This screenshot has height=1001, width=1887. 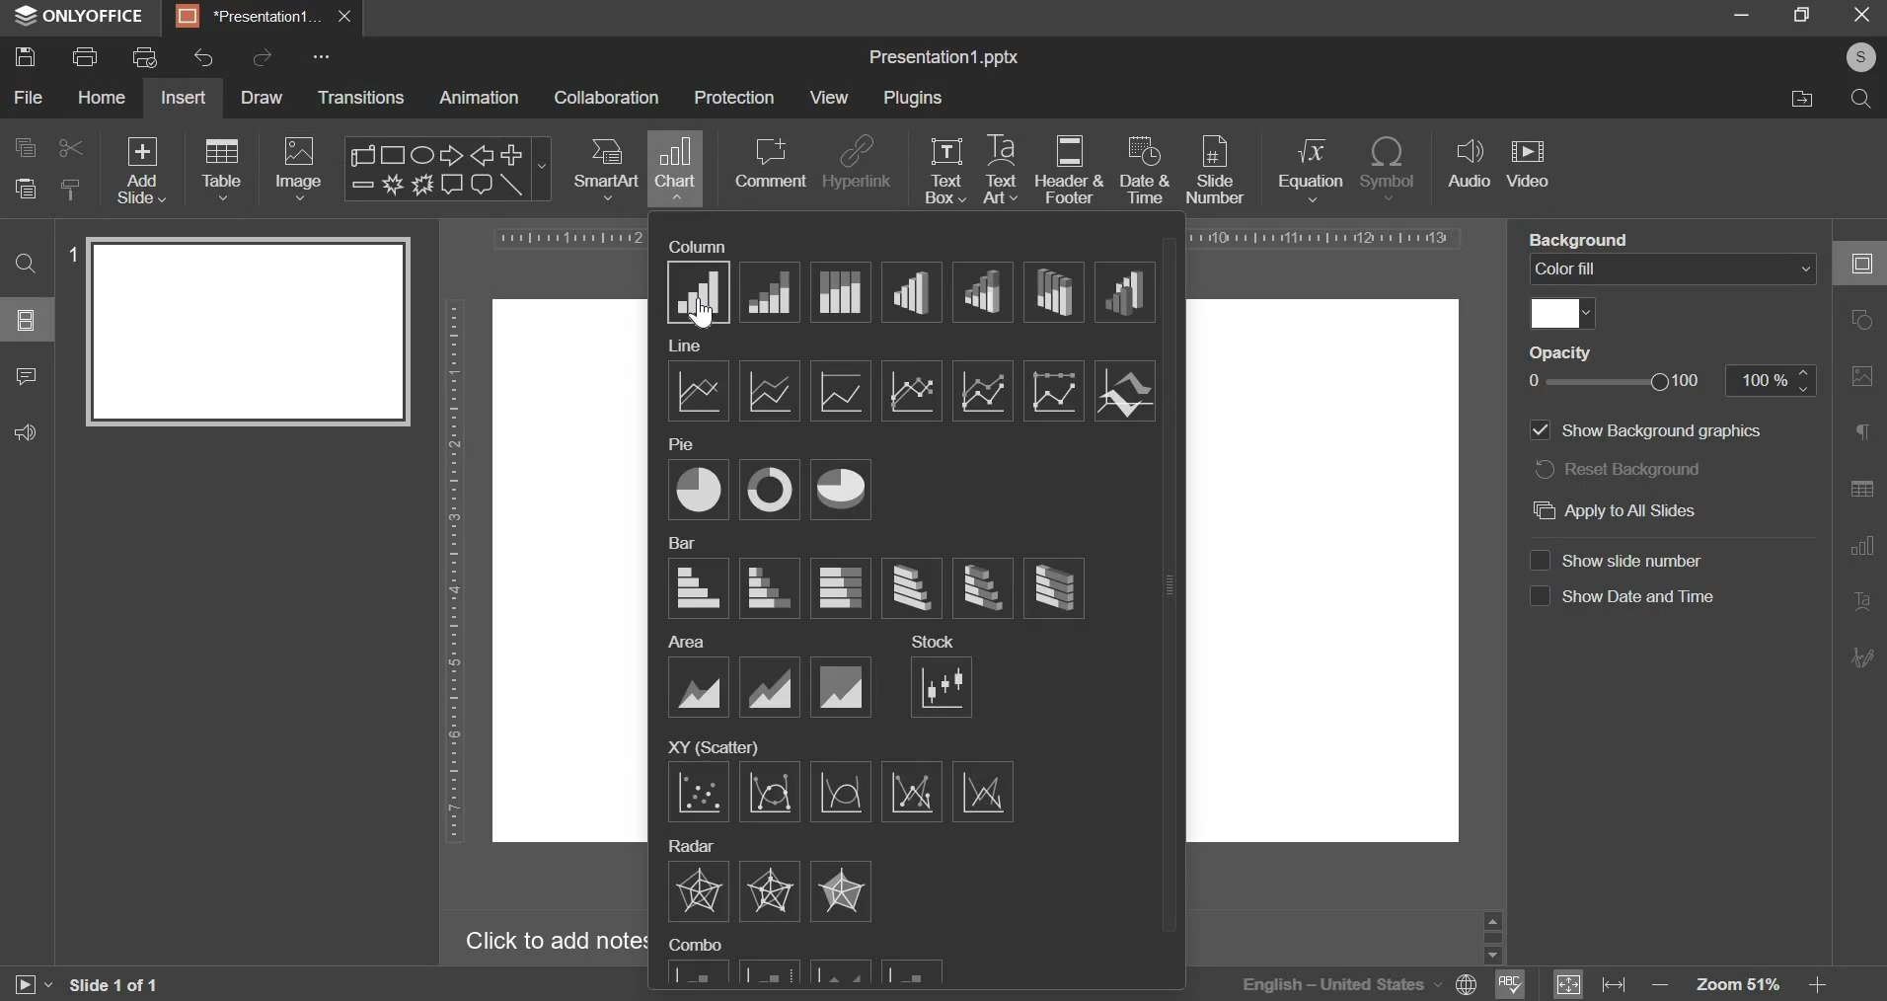 What do you see at coordinates (204, 58) in the screenshot?
I see `undo` at bounding box center [204, 58].